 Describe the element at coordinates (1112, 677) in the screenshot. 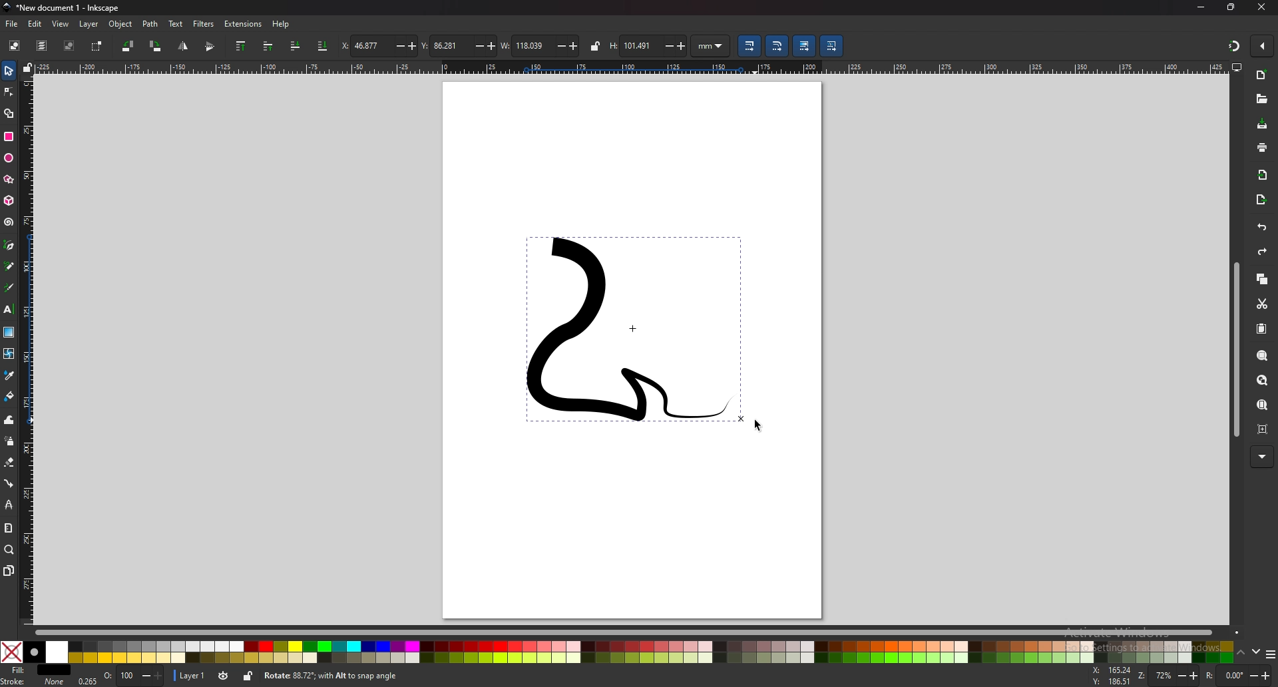

I see `cursor coordinates` at that location.